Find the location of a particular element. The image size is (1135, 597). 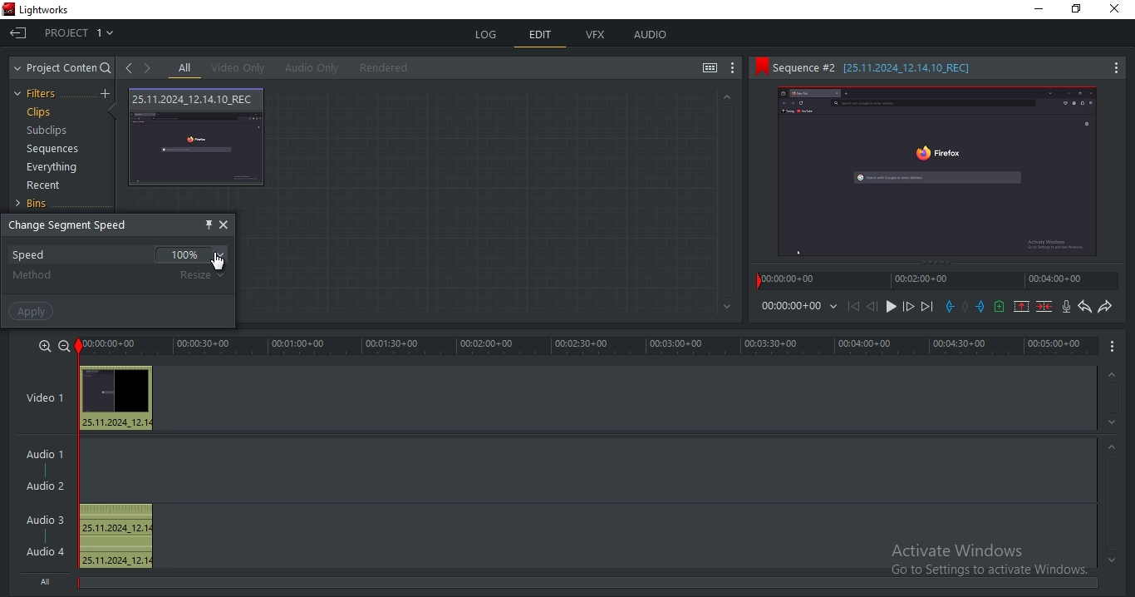

change segment speed  is located at coordinates (72, 225).